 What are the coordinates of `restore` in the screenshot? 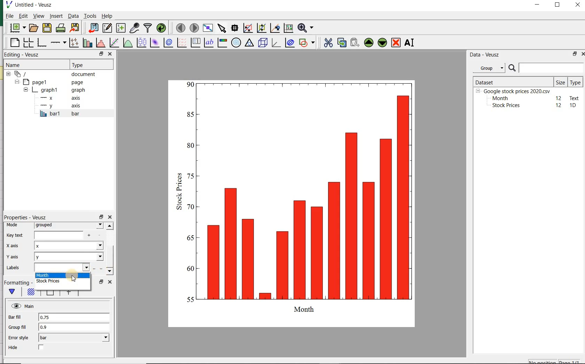 It's located at (101, 54).